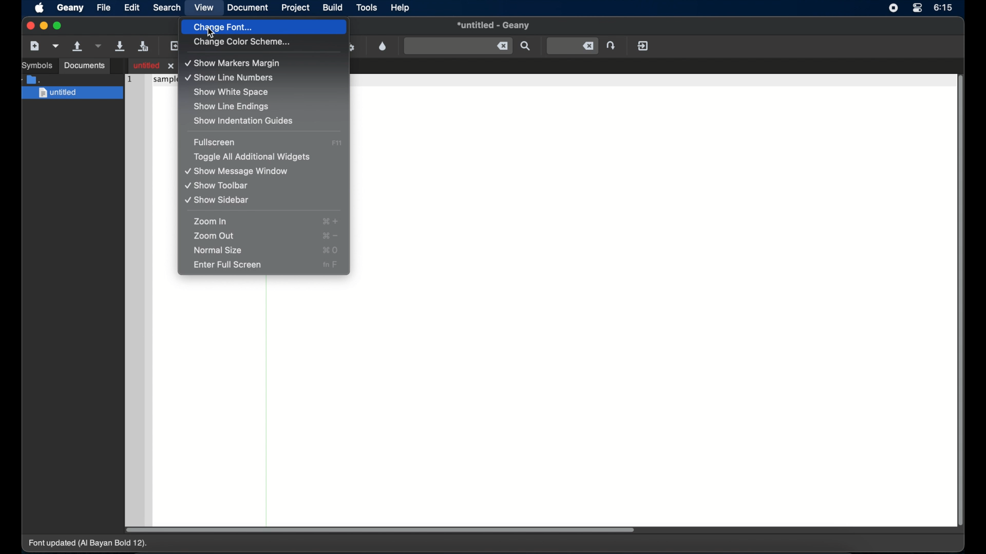 This screenshot has width=986, height=554. I want to click on fullscreen, so click(215, 142).